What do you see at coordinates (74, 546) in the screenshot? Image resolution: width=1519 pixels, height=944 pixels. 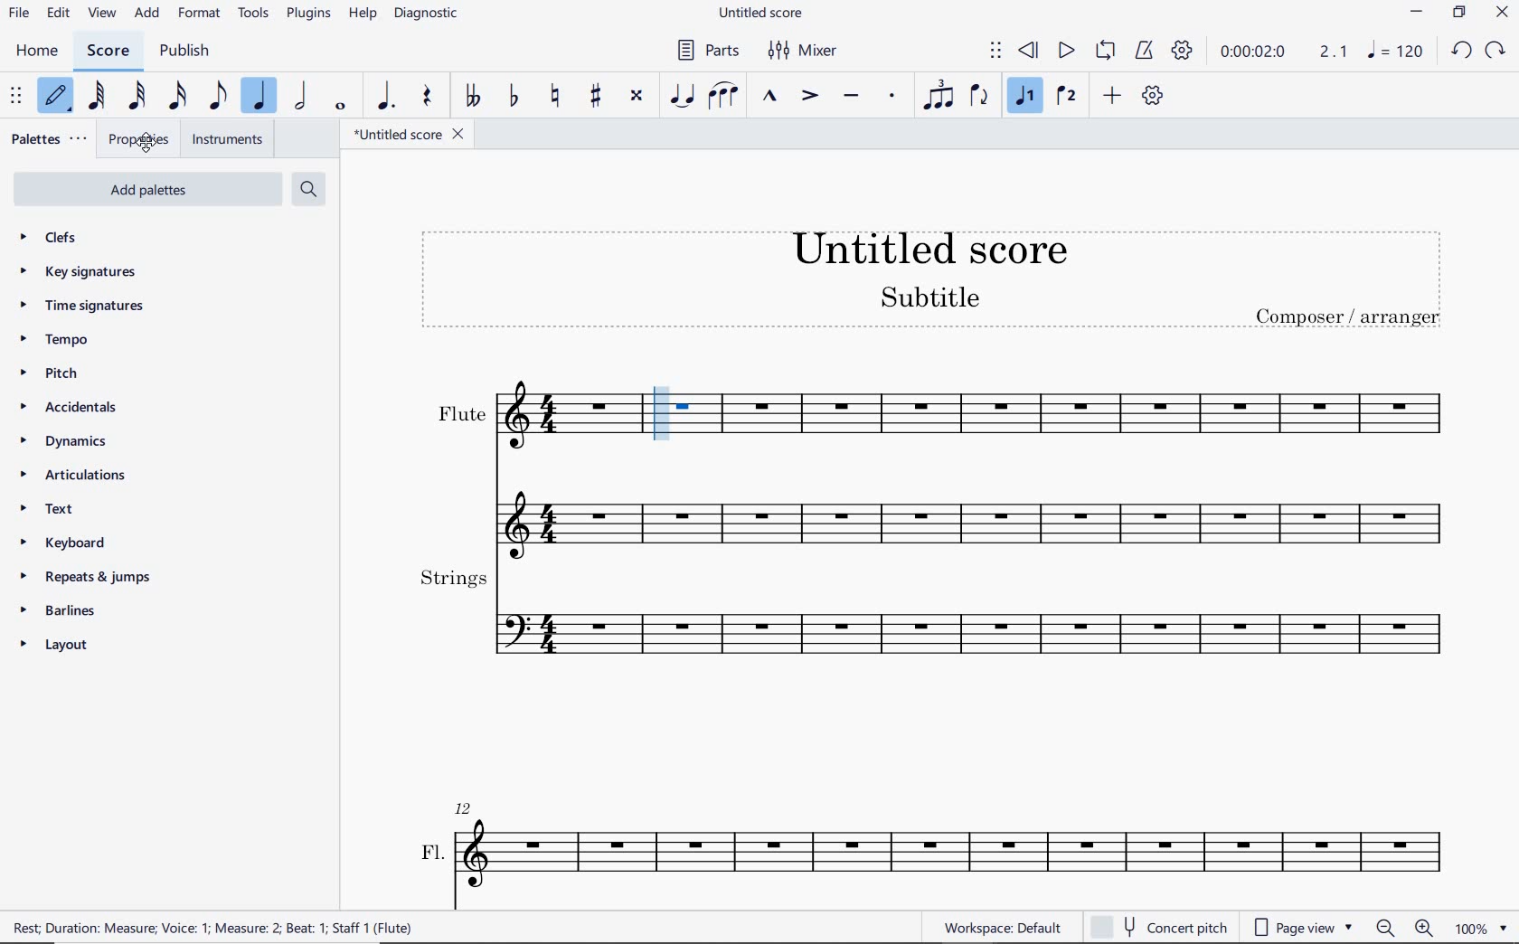 I see `keyboard` at bounding box center [74, 546].